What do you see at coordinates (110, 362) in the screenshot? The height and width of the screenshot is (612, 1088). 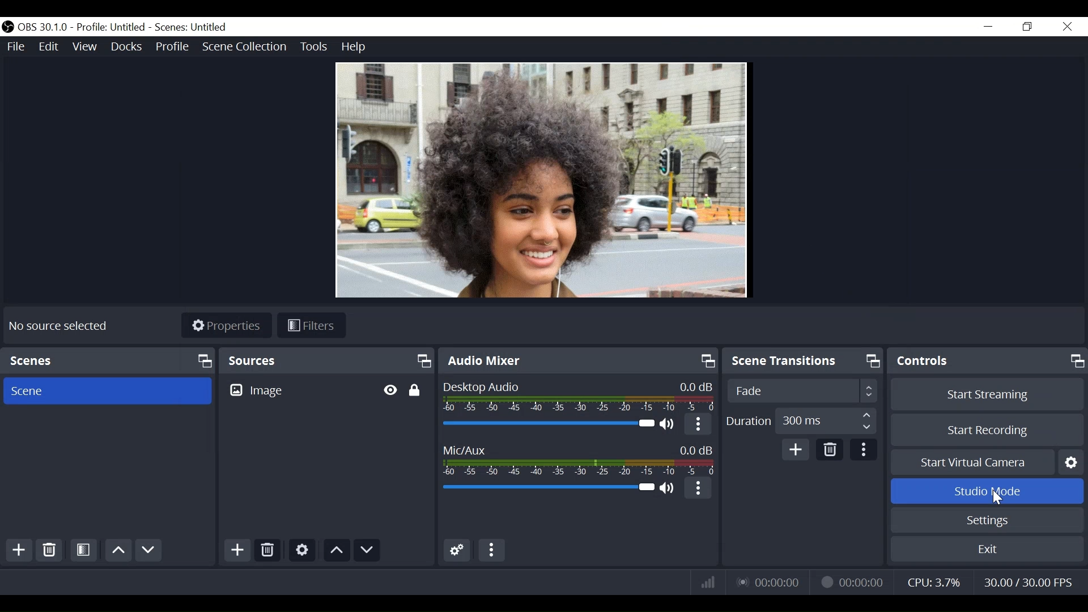 I see `Scenes Panel` at bounding box center [110, 362].